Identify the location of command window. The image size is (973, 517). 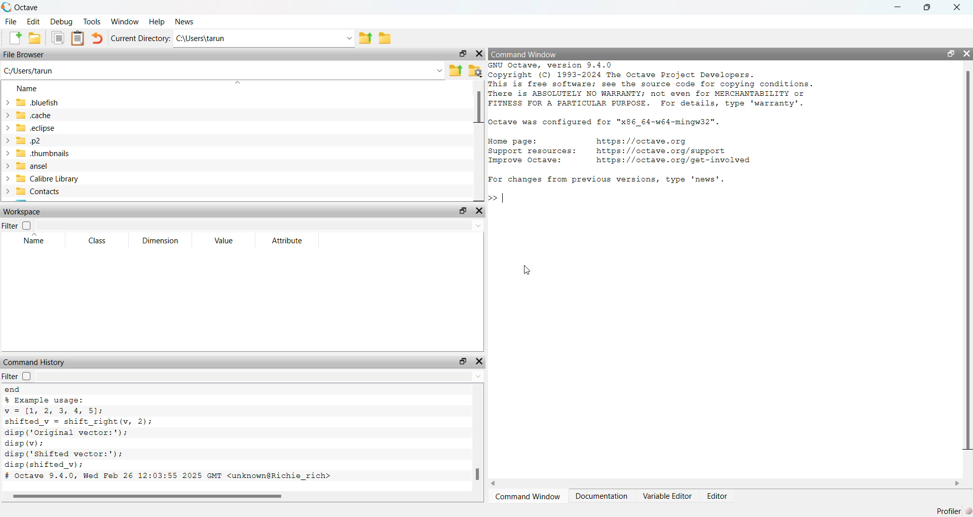
(532, 54).